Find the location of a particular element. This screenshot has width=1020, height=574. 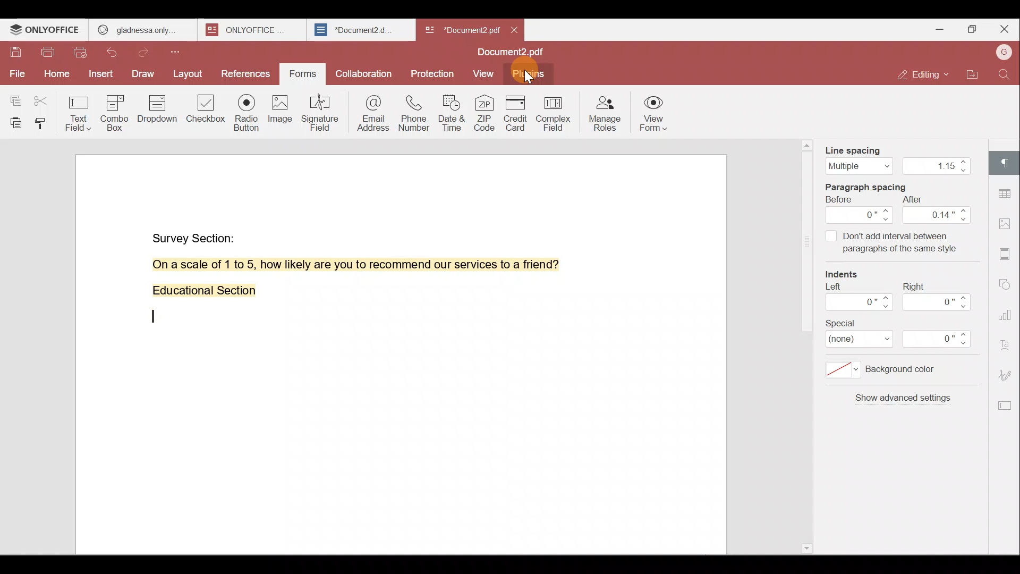

Indents is located at coordinates (847, 275).